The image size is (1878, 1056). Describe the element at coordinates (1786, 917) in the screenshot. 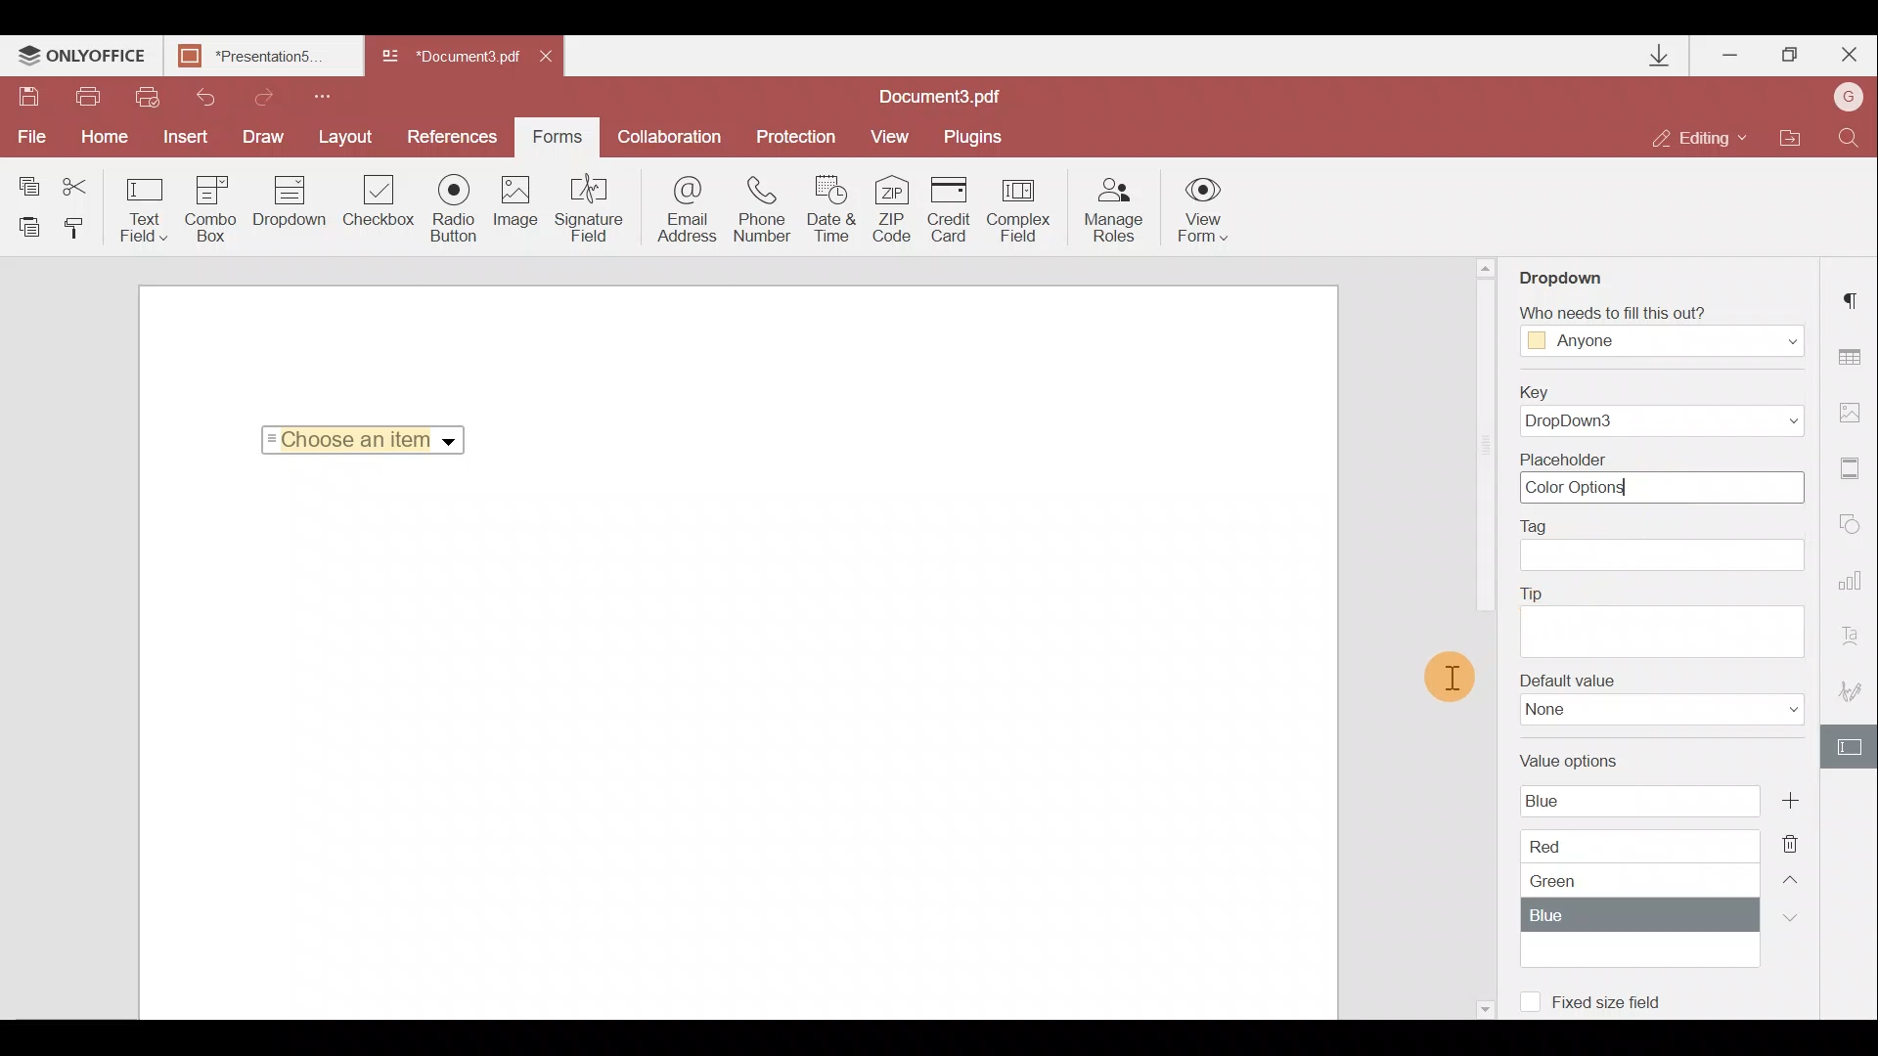

I see `Down` at that location.